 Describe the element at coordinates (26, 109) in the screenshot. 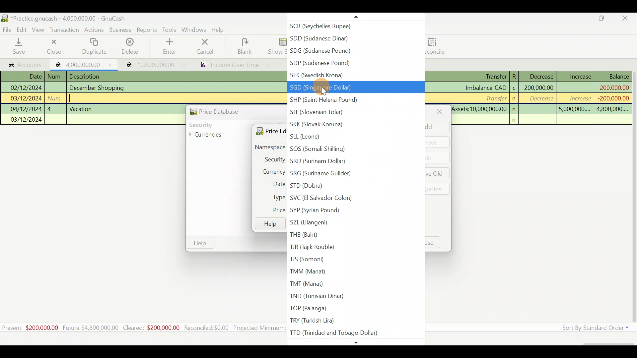

I see `04/12/2024` at that location.